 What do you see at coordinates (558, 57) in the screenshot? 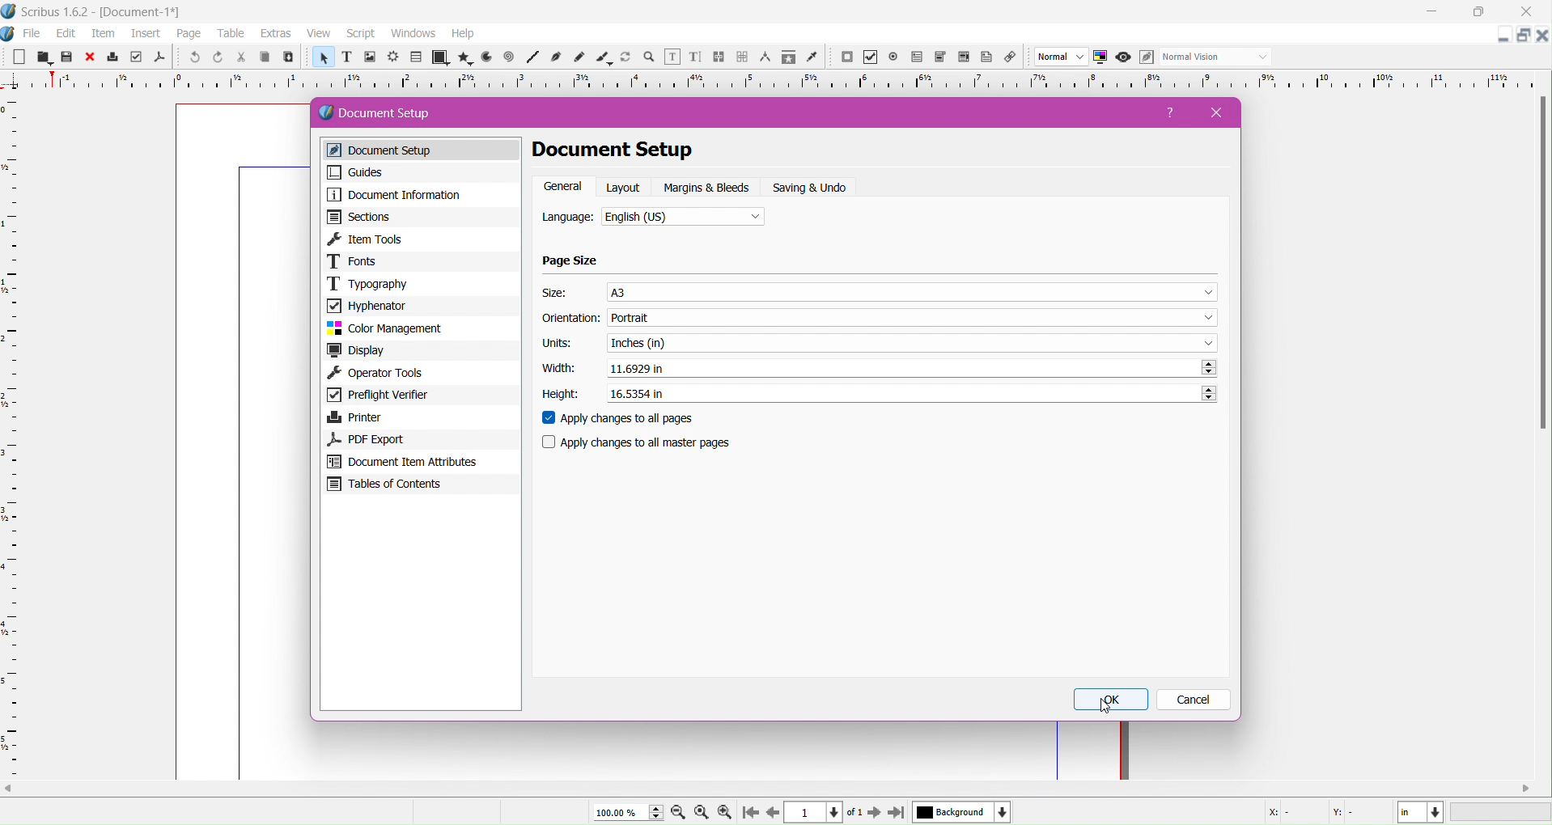
I see `bezier curve` at bounding box center [558, 57].